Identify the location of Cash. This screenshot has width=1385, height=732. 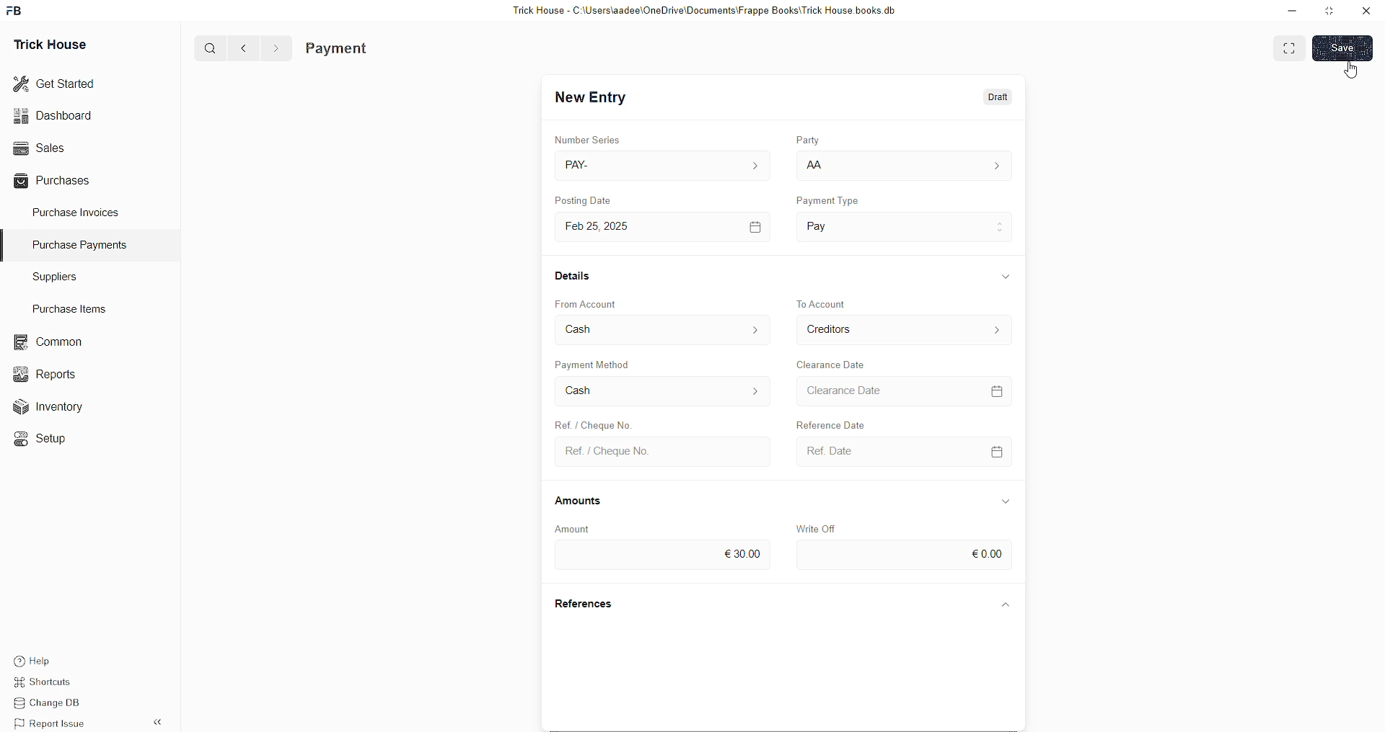
(582, 390).